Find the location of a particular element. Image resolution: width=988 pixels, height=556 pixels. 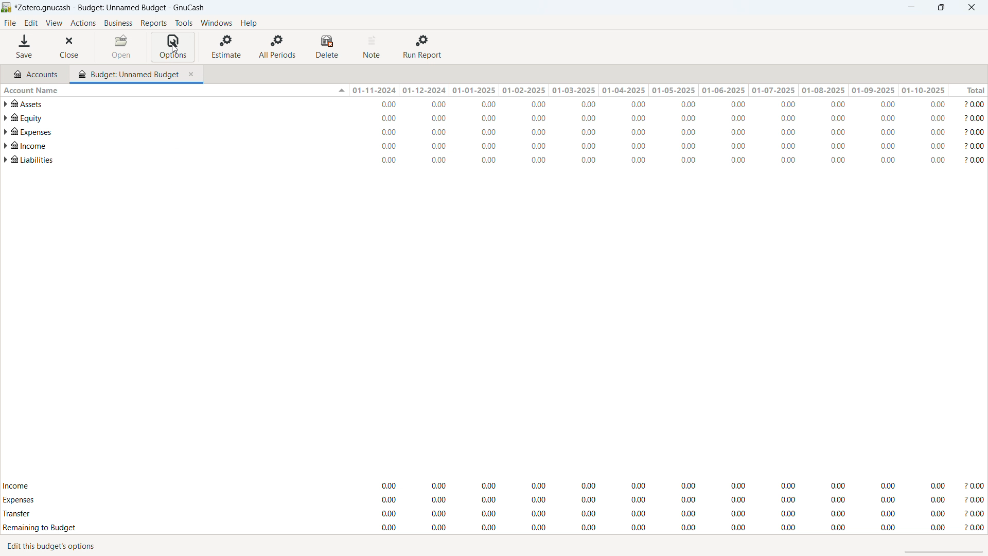

actions is located at coordinates (83, 23).